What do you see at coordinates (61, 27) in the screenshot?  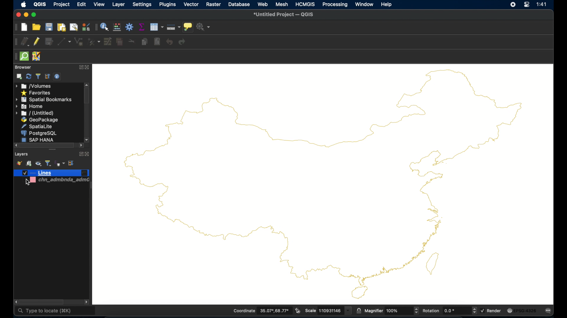 I see `print layout` at bounding box center [61, 27].